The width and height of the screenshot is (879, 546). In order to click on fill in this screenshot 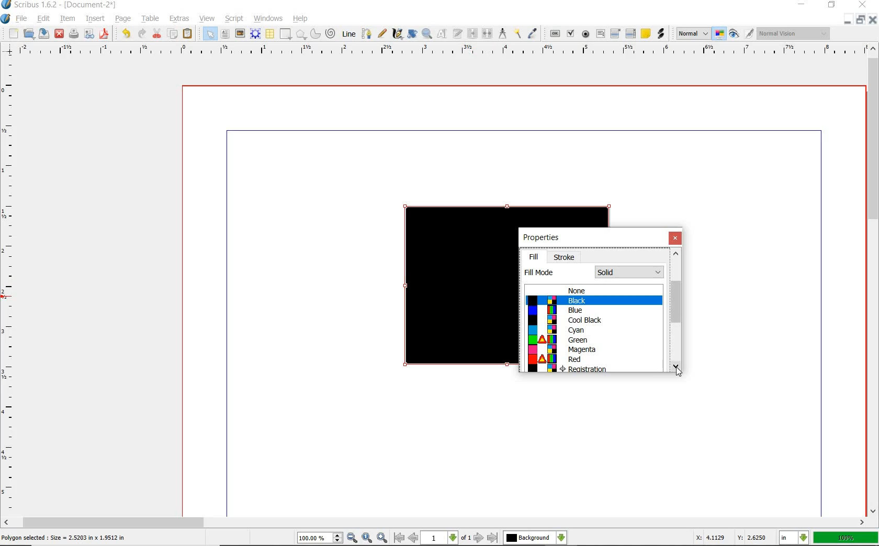, I will do `click(533, 257)`.